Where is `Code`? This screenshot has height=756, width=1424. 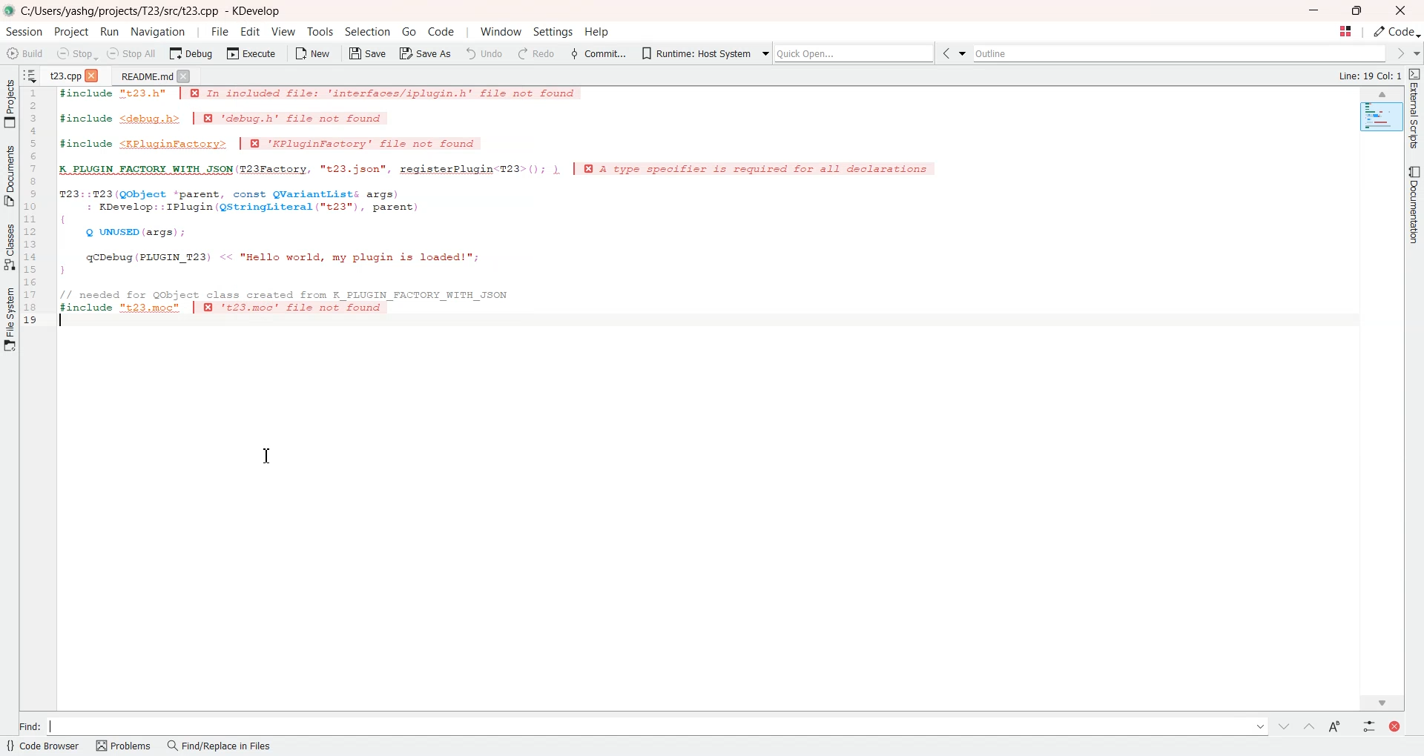
Code is located at coordinates (440, 31).